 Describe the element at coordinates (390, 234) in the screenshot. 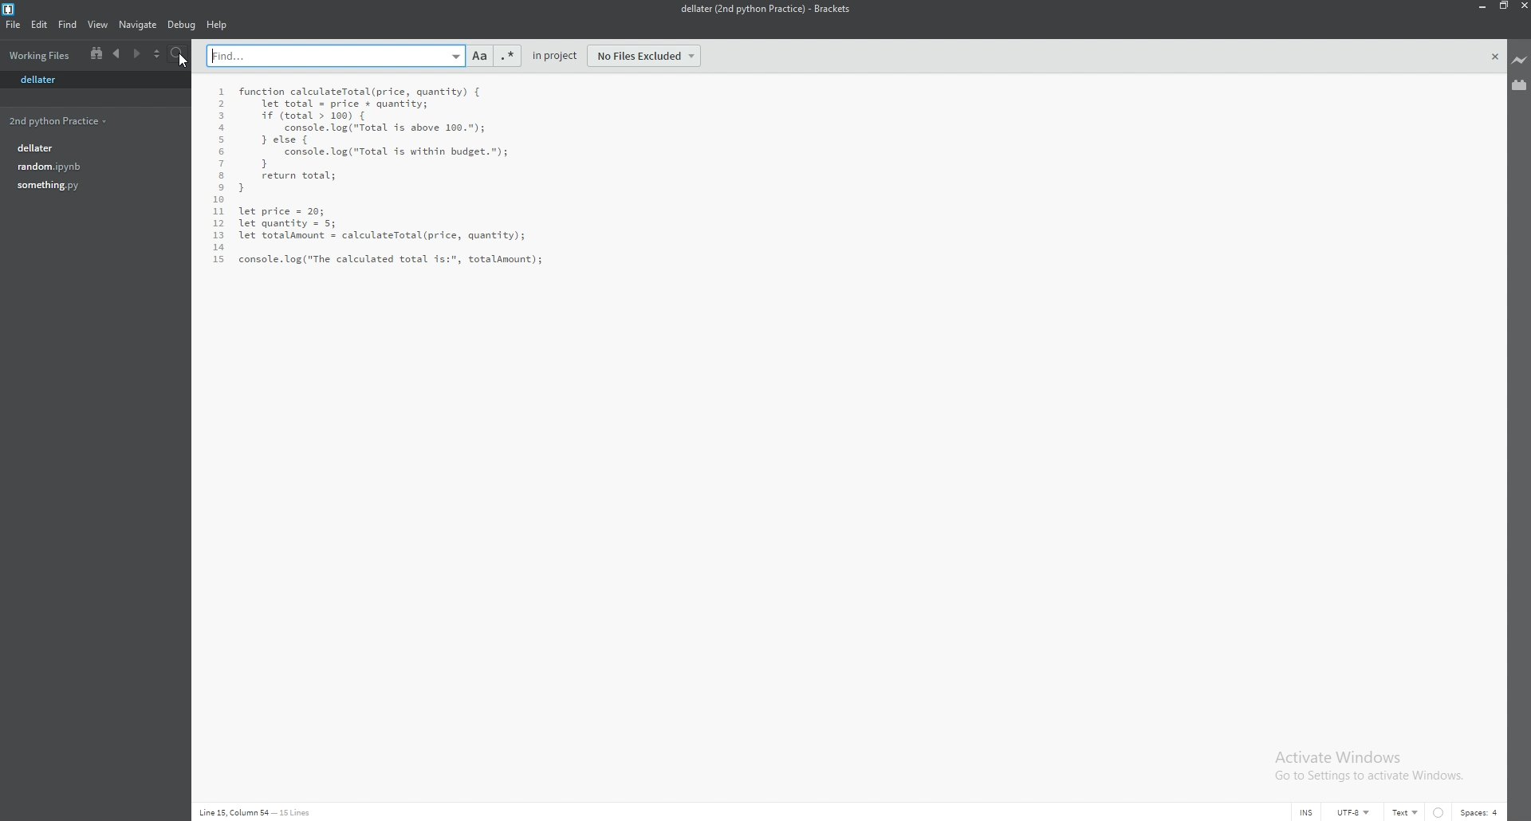

I see `let price = 20;let quantity = 5;let totalamount = calculateTotal(price, quantity);console. log("The calculated total is:", totalamount);` at that location.